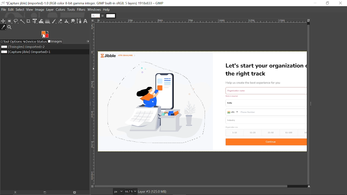  What do you see at coordinates (94, 10) in the screenshot?
I see `Windows` at bounding box center [94, 10].